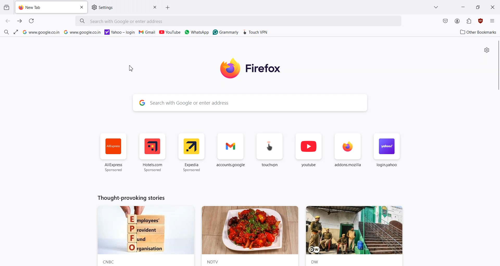  What do you see at coordinates (83, 32) in the screenshot?
I see `Google Bookmark` at bounding box center [83, 32].